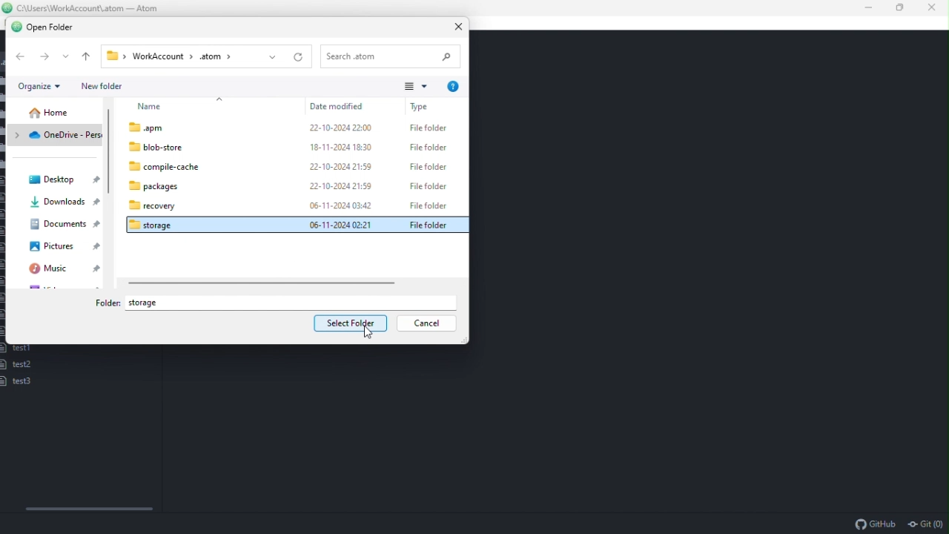  What do you see at coordinates (460, 27) in the screenshot?
I see `Close` at bounding box center [460, 27].